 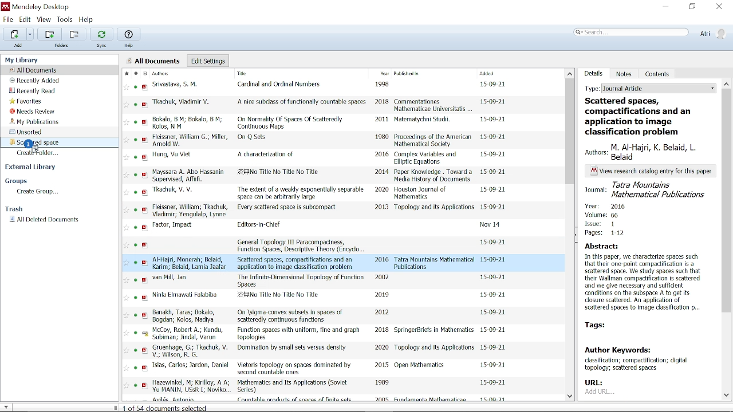 I want to click on authors, so click(x=186, y=295).